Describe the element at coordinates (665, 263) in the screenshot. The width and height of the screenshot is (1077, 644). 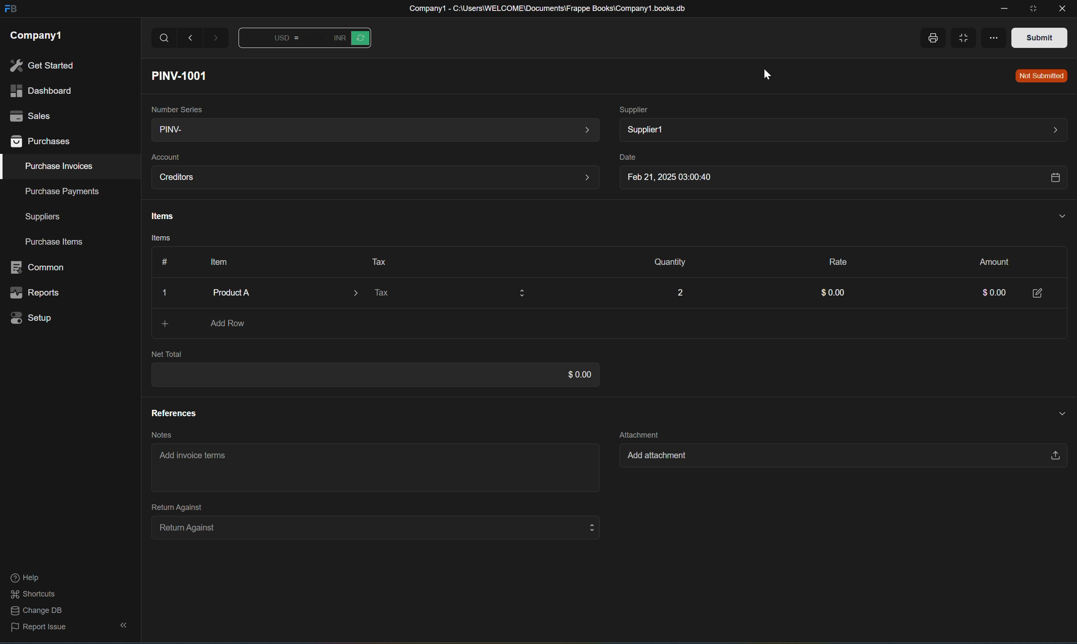
I see `Quantity` at that location.